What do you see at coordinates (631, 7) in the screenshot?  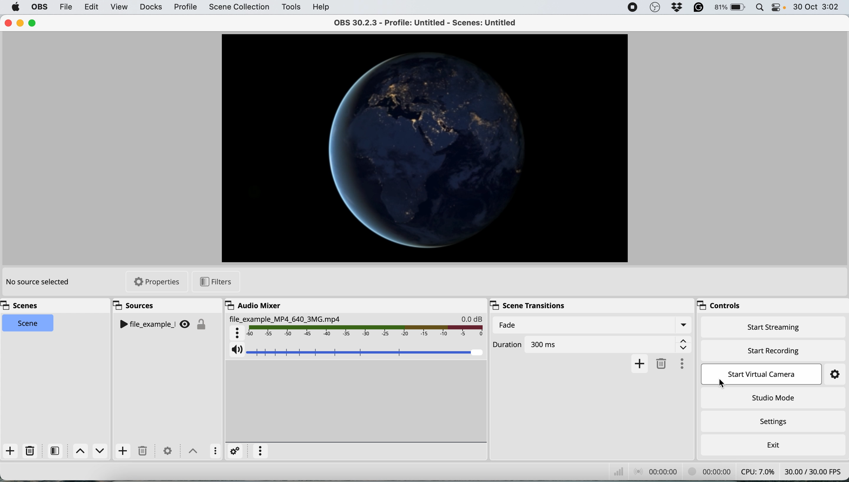 I see `screen recorder` at bounding box center [631, 7].